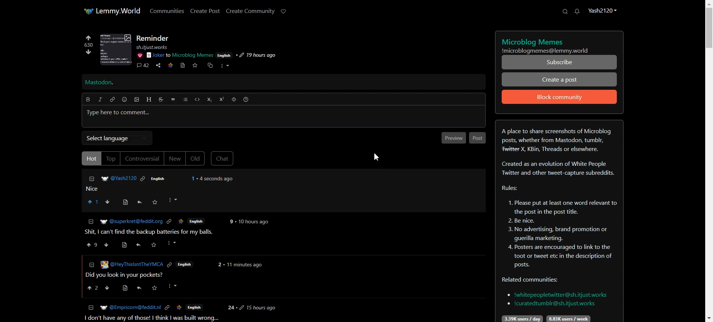 This screenshot has height=322, width=713. What do you see at coordinates (232, 308) in the screenshot?
I see `` at bounding box center [232, 308].